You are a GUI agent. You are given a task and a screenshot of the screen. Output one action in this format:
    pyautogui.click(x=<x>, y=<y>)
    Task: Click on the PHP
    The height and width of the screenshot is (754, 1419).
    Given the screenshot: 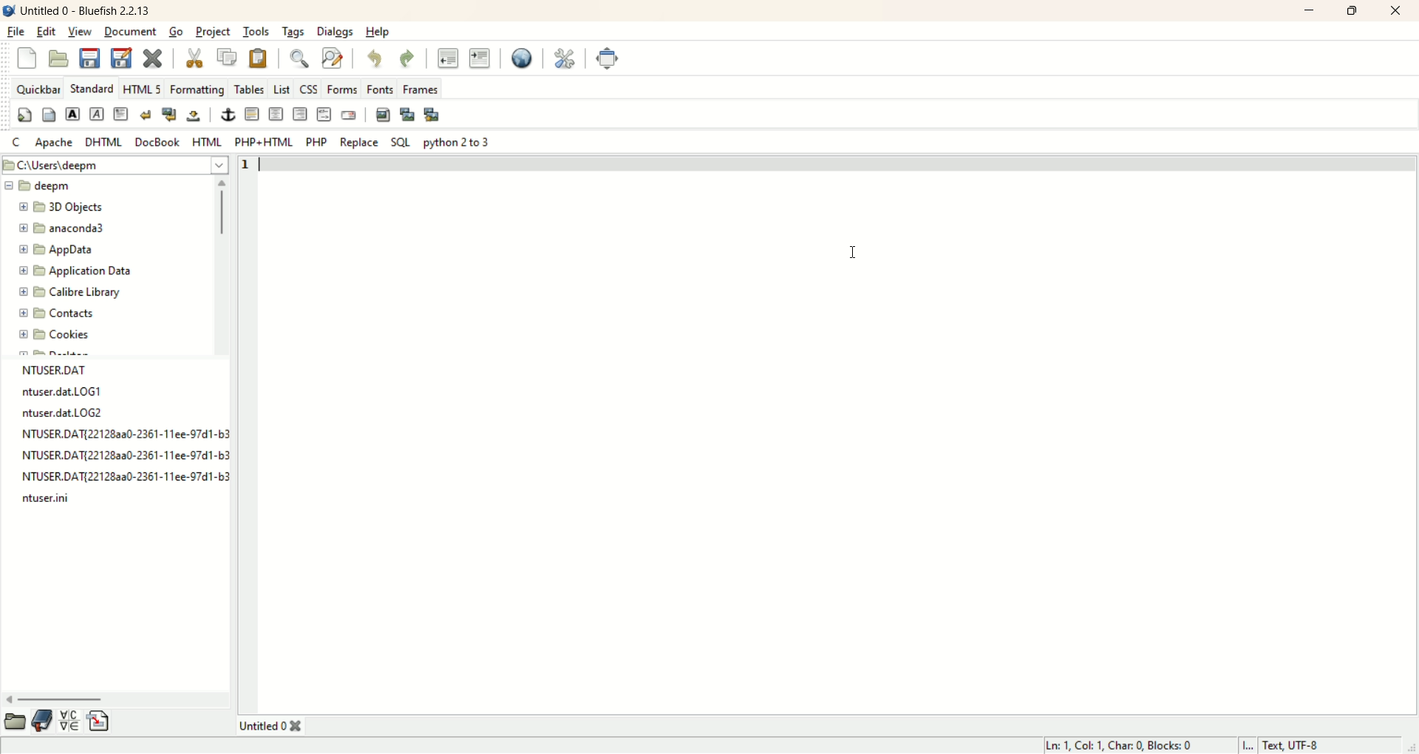 What is the action you would take?
    pyautogui.click(x=316, y=140)
    